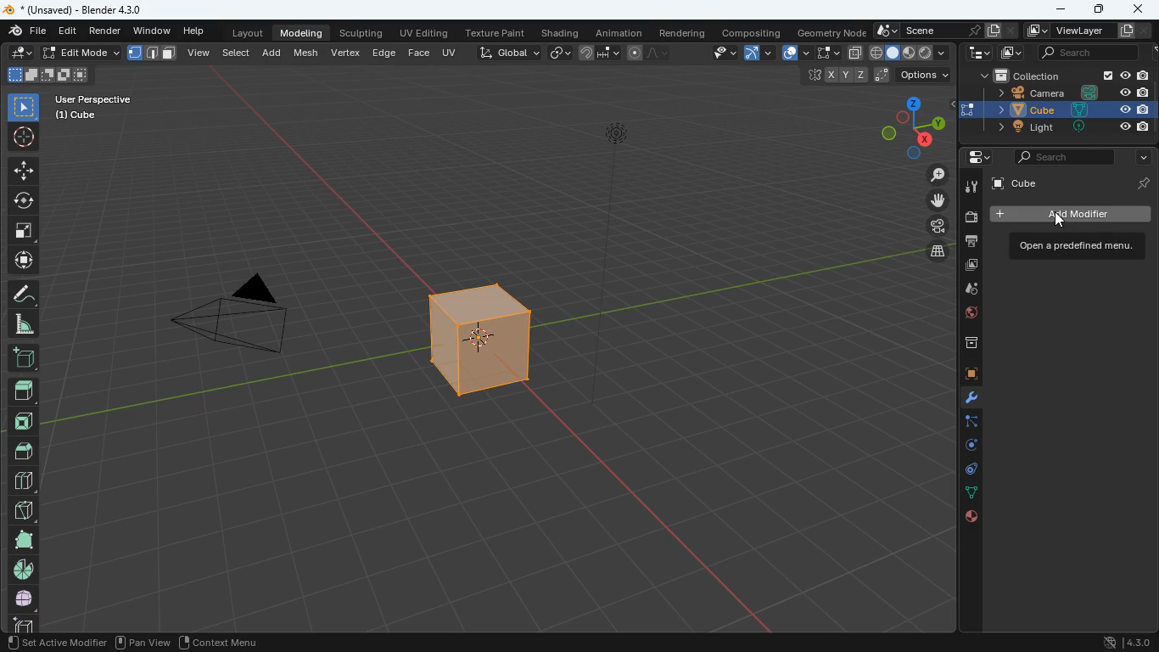 Image resolution: width=1159 pixels, height=652 pixels. Describe the element at coordinates (22, 325) in the screenshot. I see `angle` at that location.